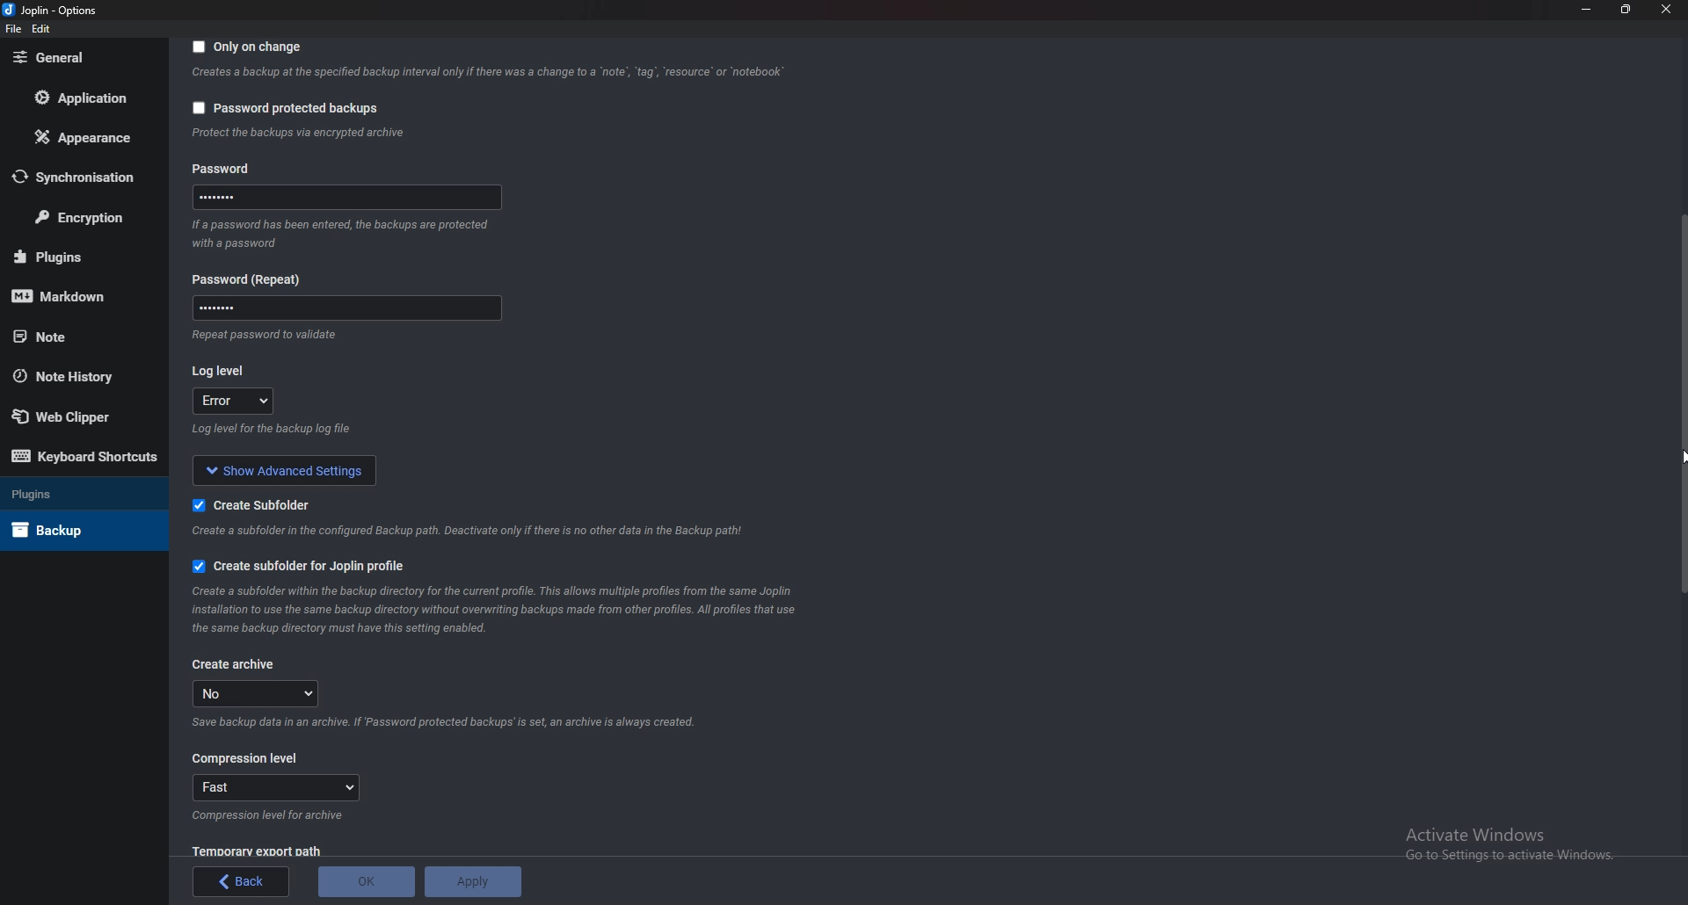 The width and height of the screenshot is (1688, 905). I want to click on Info on subfolder for joplin profile, so click(510, 610).